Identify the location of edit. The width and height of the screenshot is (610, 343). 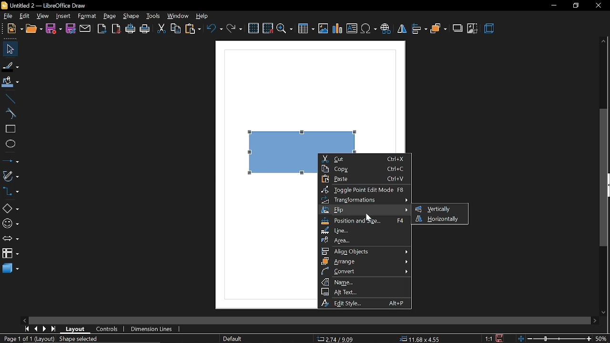
(24, 16).